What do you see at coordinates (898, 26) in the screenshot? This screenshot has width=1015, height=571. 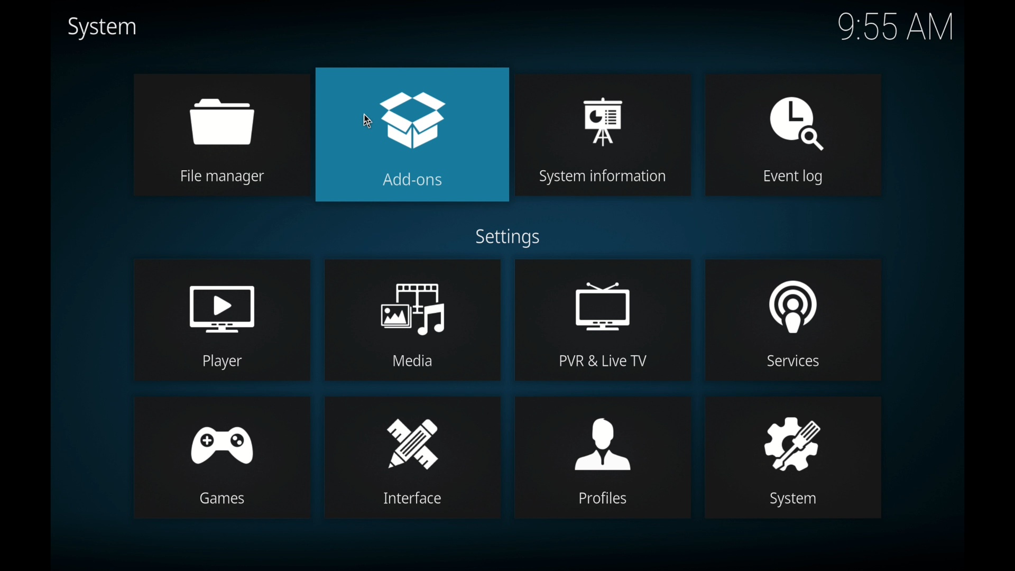 I see `time` at bounding box center [898, 26].